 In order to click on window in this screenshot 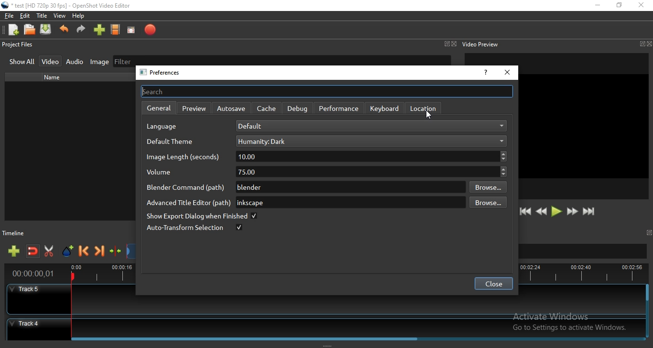, I will do `click(641, 44)`.